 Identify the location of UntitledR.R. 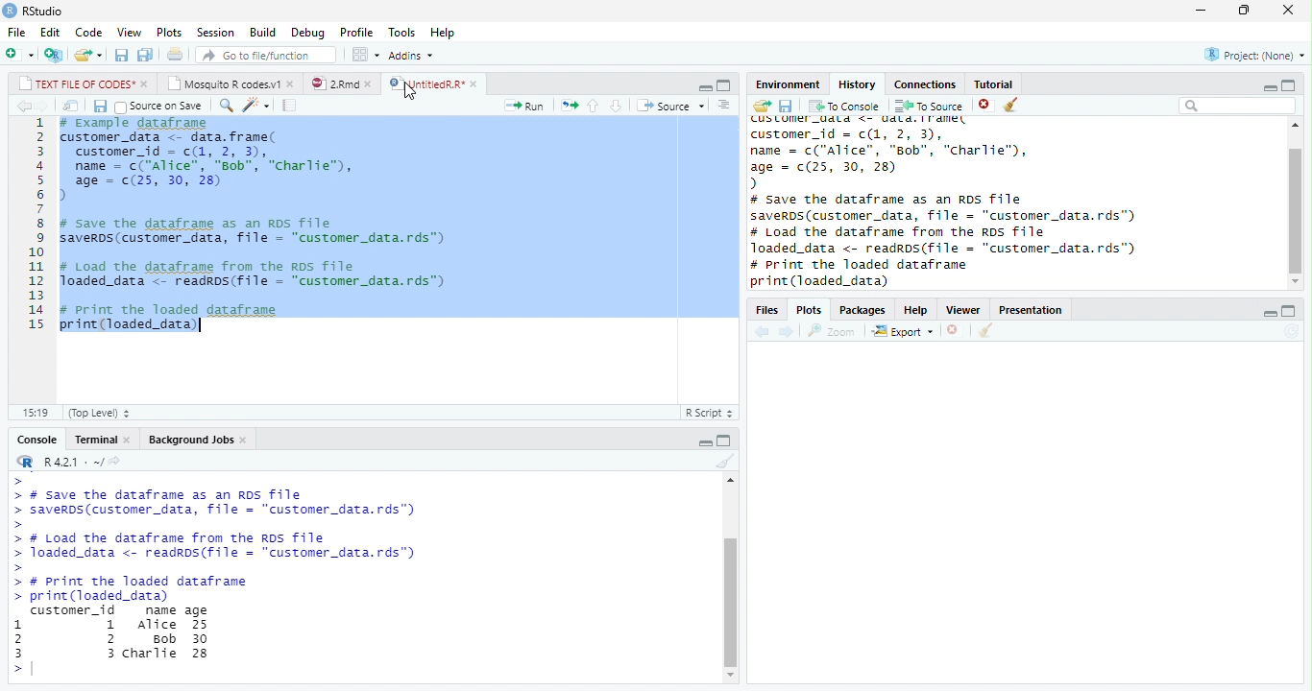
(425, 83).